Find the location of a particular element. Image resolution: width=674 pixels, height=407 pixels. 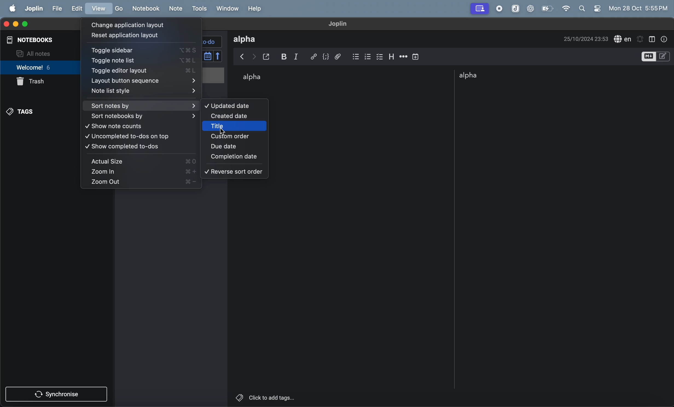

note properties is located at coordinates (666, 38).